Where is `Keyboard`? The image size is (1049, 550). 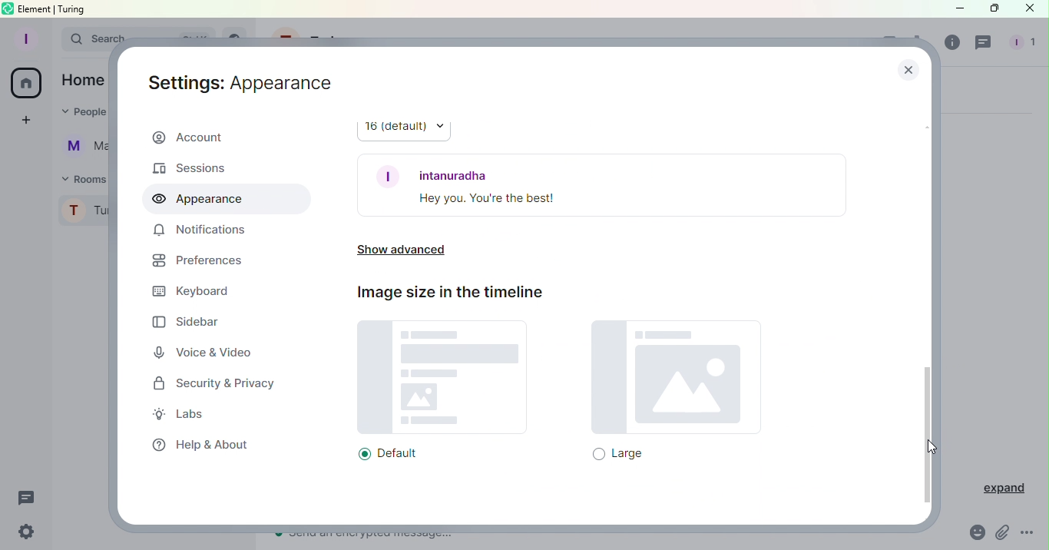 Keyboard is located at coordinates (204, 292).